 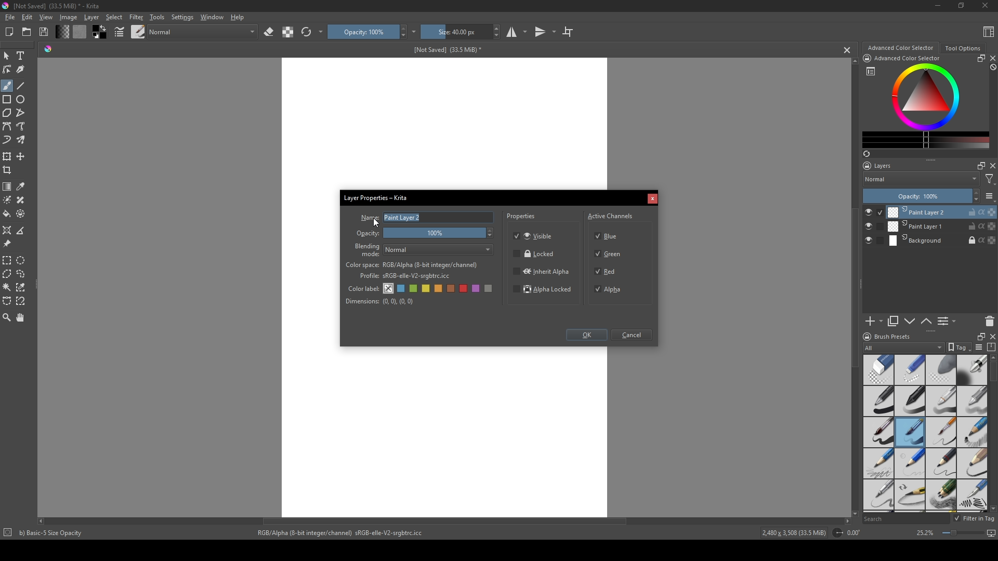 I want to click on crop, so click(x=9, y=170).